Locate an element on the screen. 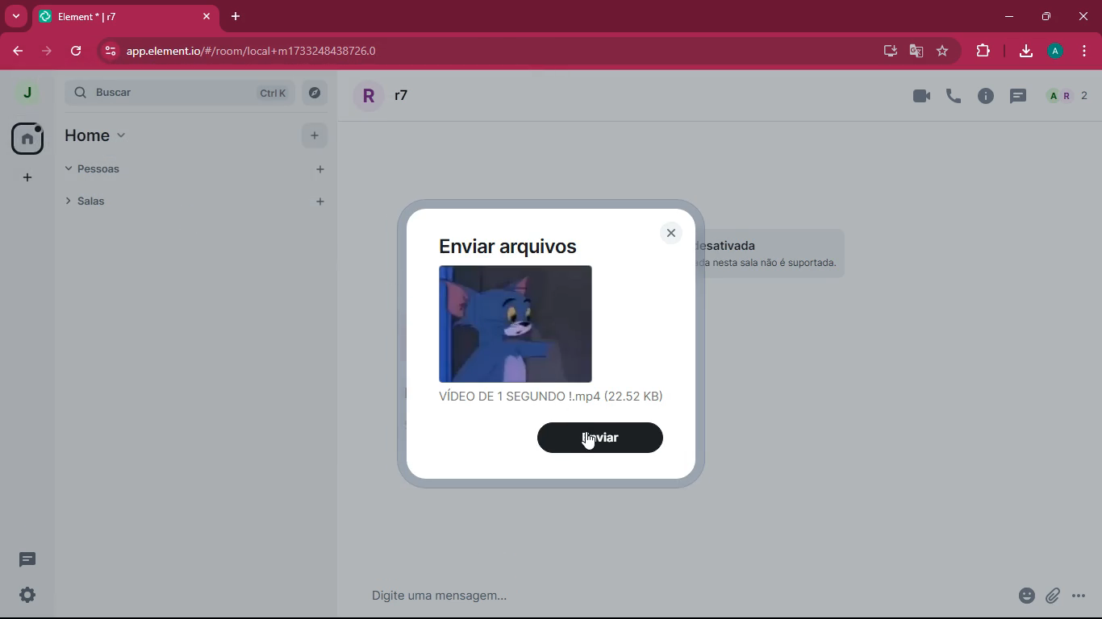 The width and height of the screenshot is (1102, 619). favorite is located at coordinates (943, 52).